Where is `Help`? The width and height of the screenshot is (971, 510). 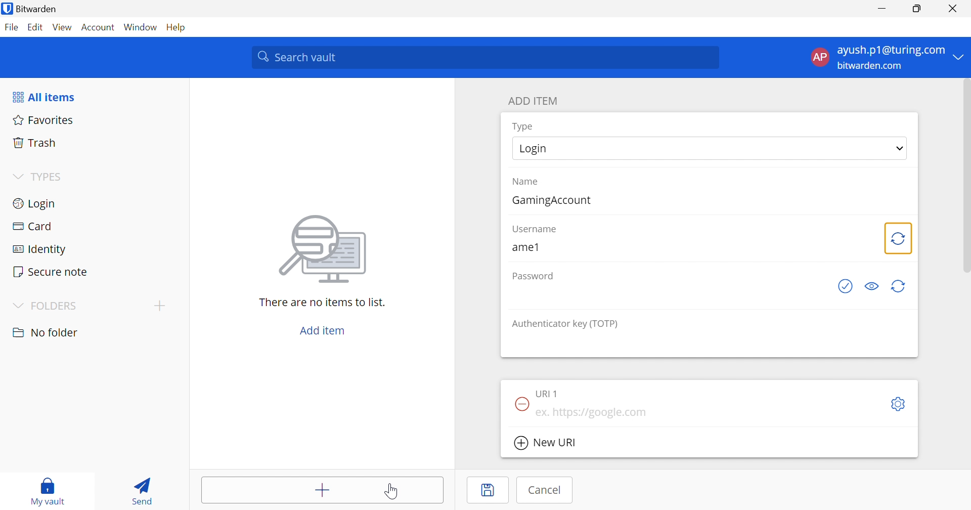 Help is located at coordinates (175, 27).